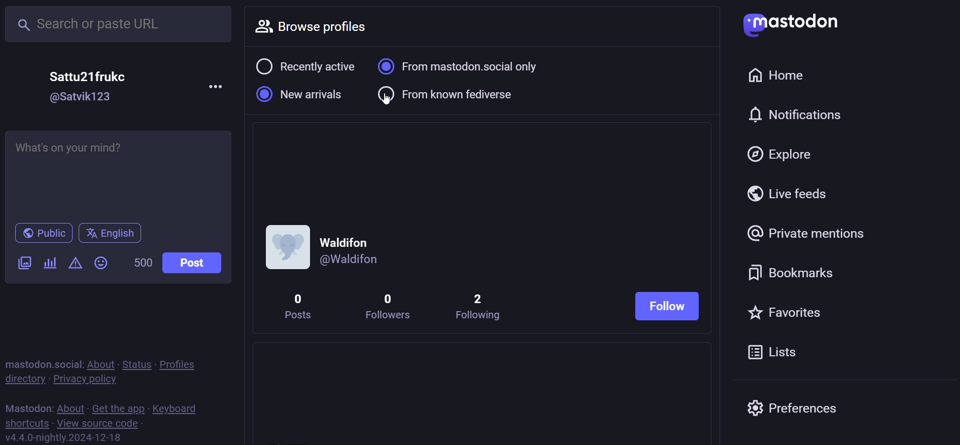 The width and height of the screenshot is (960, 445). What do you see at coordinates (82, 382) in the screenshot?
I see `private policy` at bounding box center [82, 382].